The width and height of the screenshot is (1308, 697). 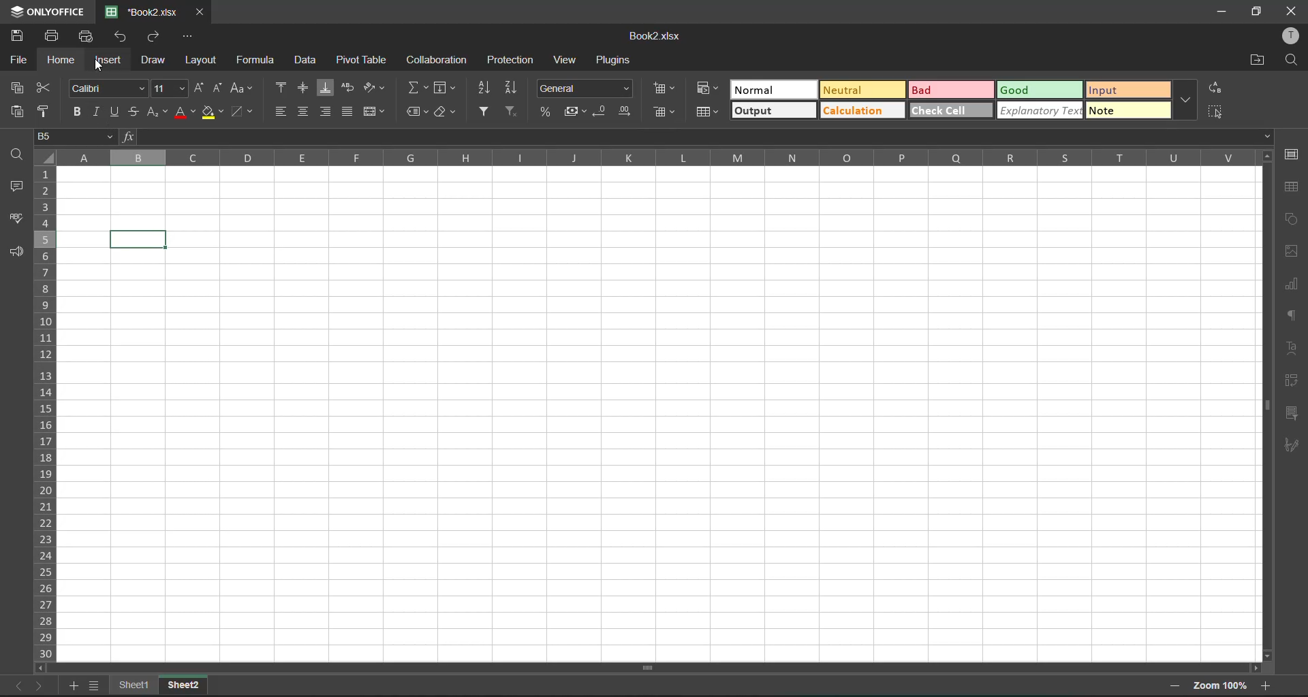 I want to click on add sheet, so click(x=74, y=687).